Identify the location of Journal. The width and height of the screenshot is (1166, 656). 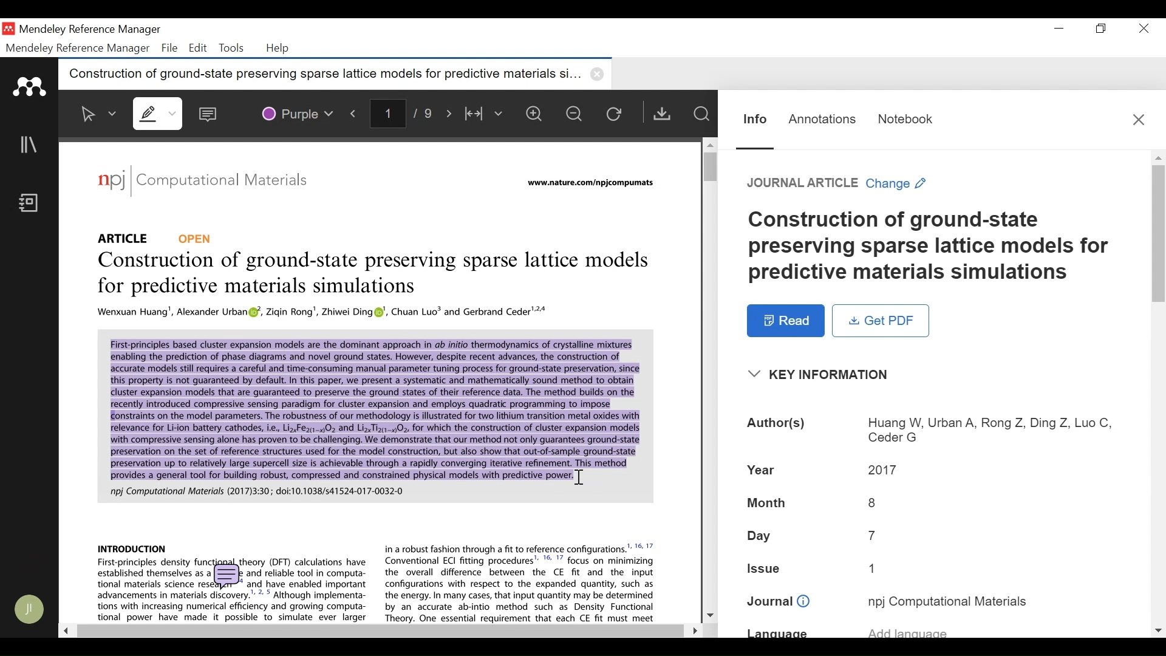
(948, 601).